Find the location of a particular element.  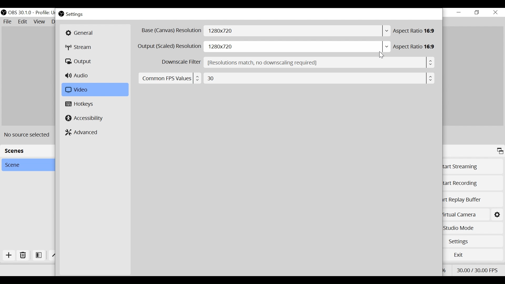

Settings is located at coordinates (497, 214).